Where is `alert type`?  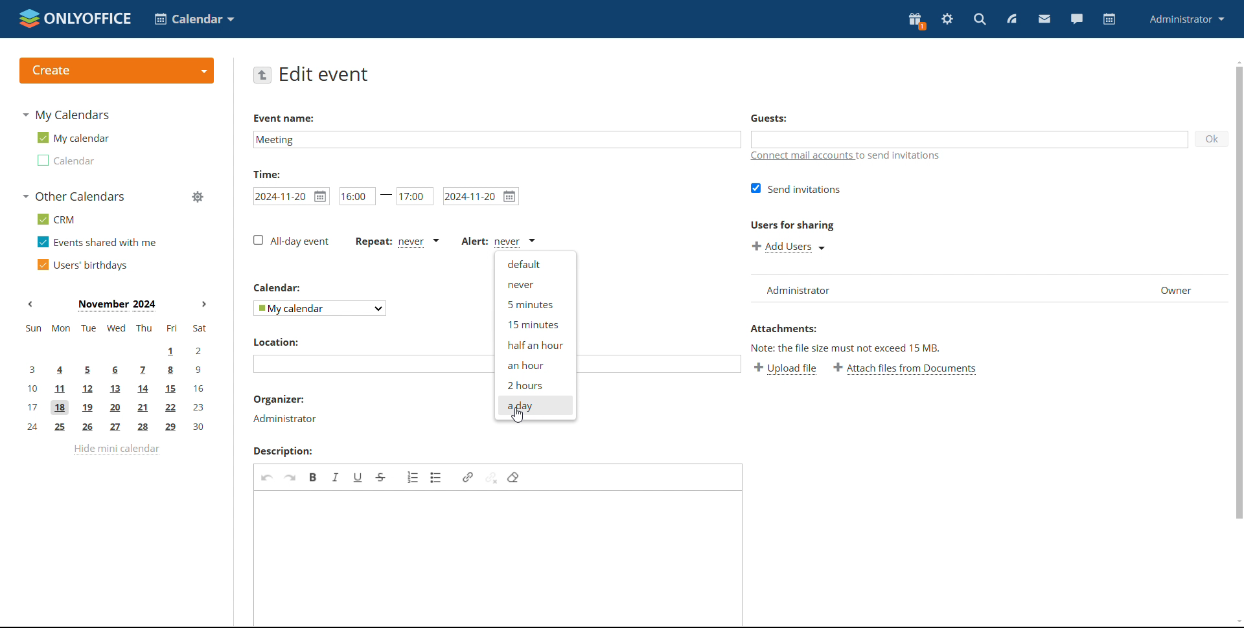 alert type is located at coordinates (499, 241).